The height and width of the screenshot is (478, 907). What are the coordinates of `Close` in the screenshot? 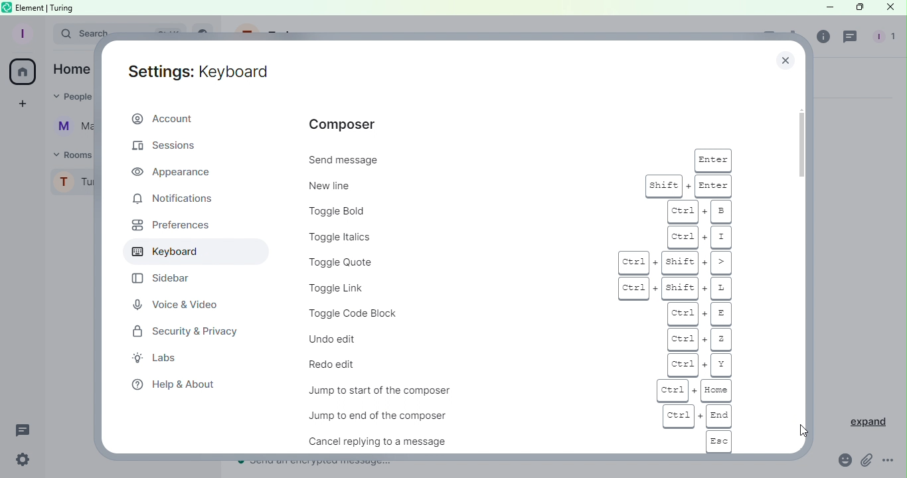 It's located at (888, 9).